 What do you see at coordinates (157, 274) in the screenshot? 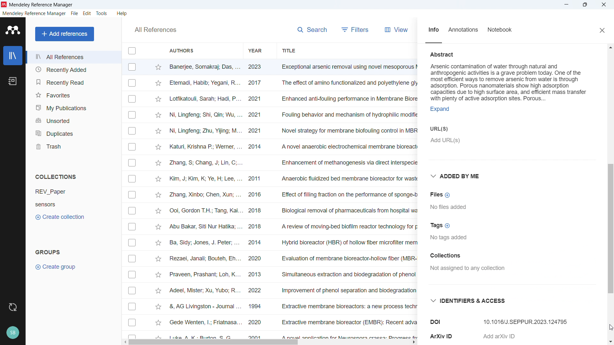
I see `click to starmark individuals entries` at bounding box center [157, 274].